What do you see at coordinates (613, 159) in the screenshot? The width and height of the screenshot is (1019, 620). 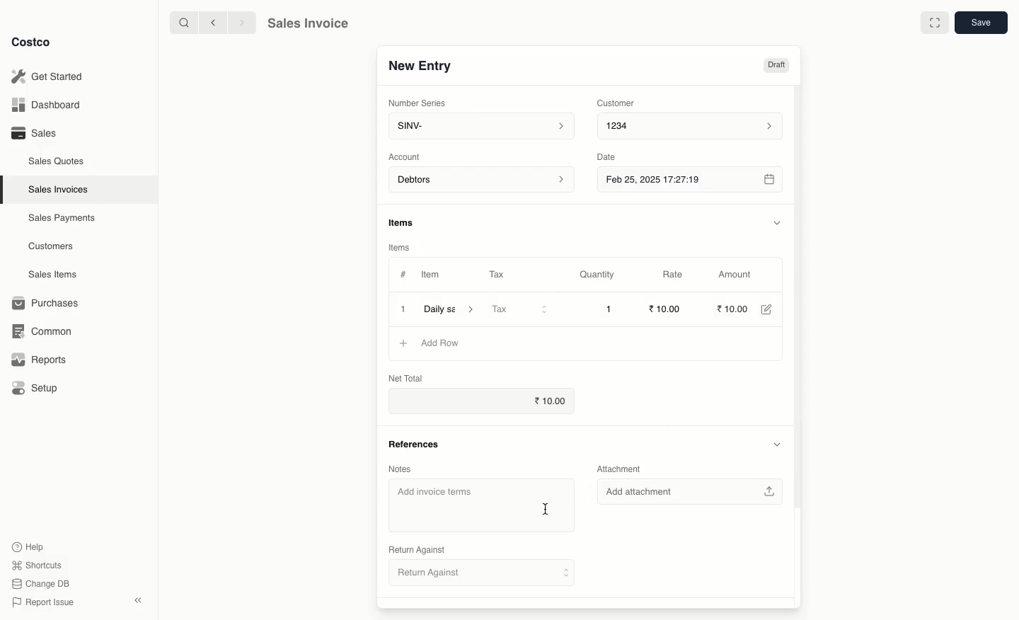 I see `Date` at bounding box center [613, 159].